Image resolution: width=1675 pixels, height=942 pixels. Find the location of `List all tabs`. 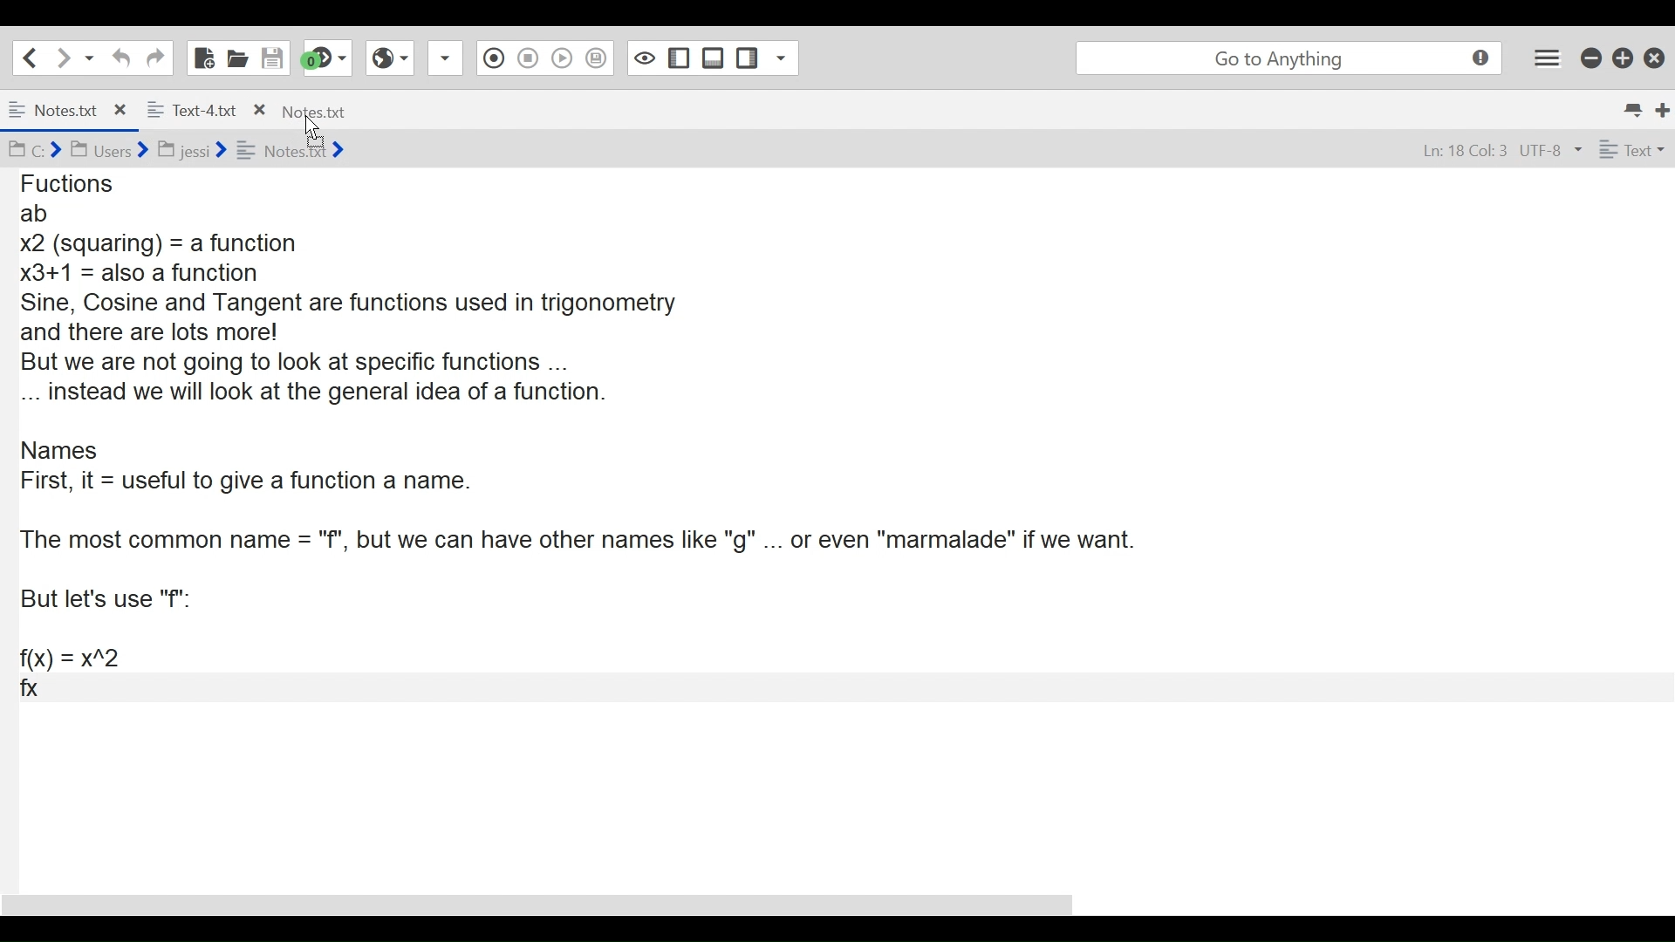

List all tabs is located at coordinates (1631, 107).